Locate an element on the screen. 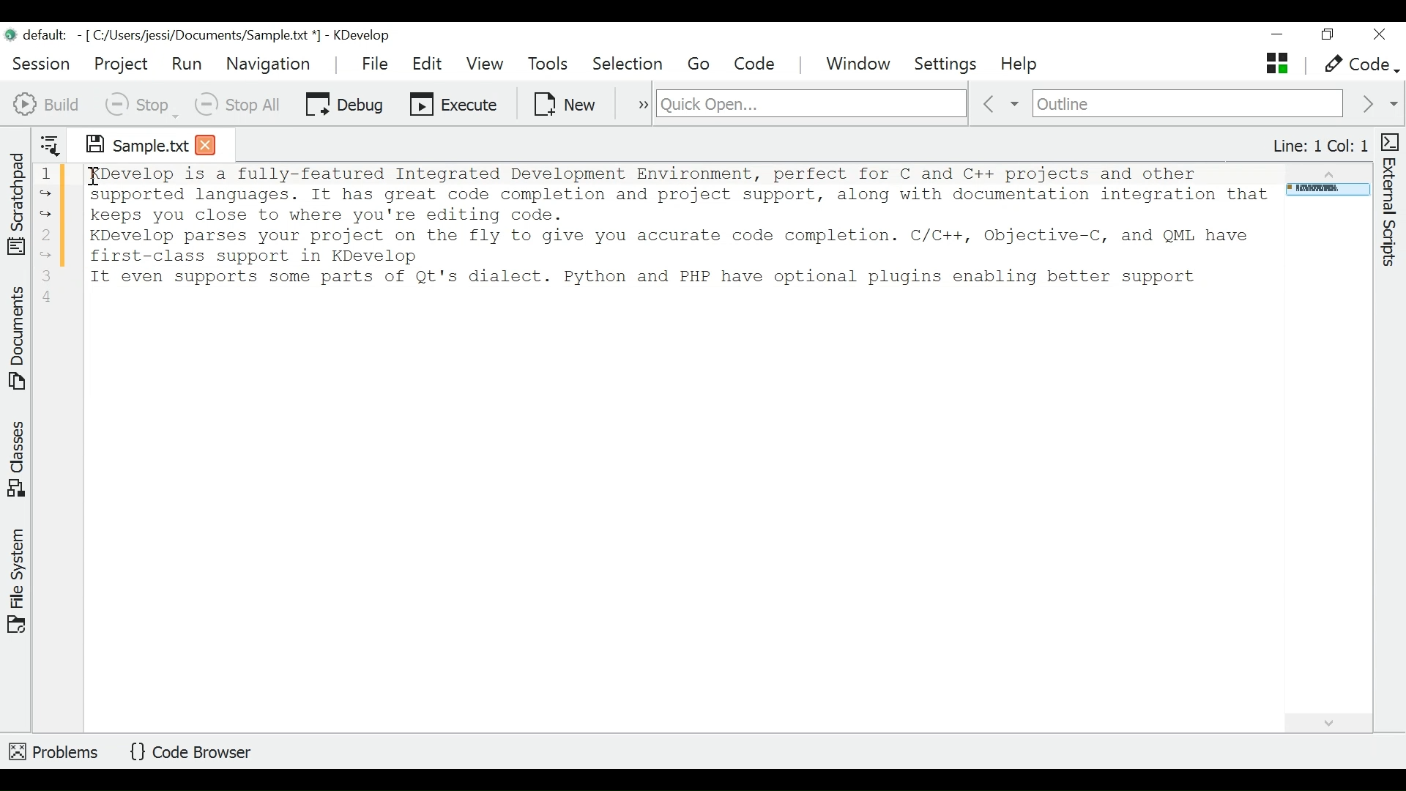  Stop All is located at coordinates (239, 104).